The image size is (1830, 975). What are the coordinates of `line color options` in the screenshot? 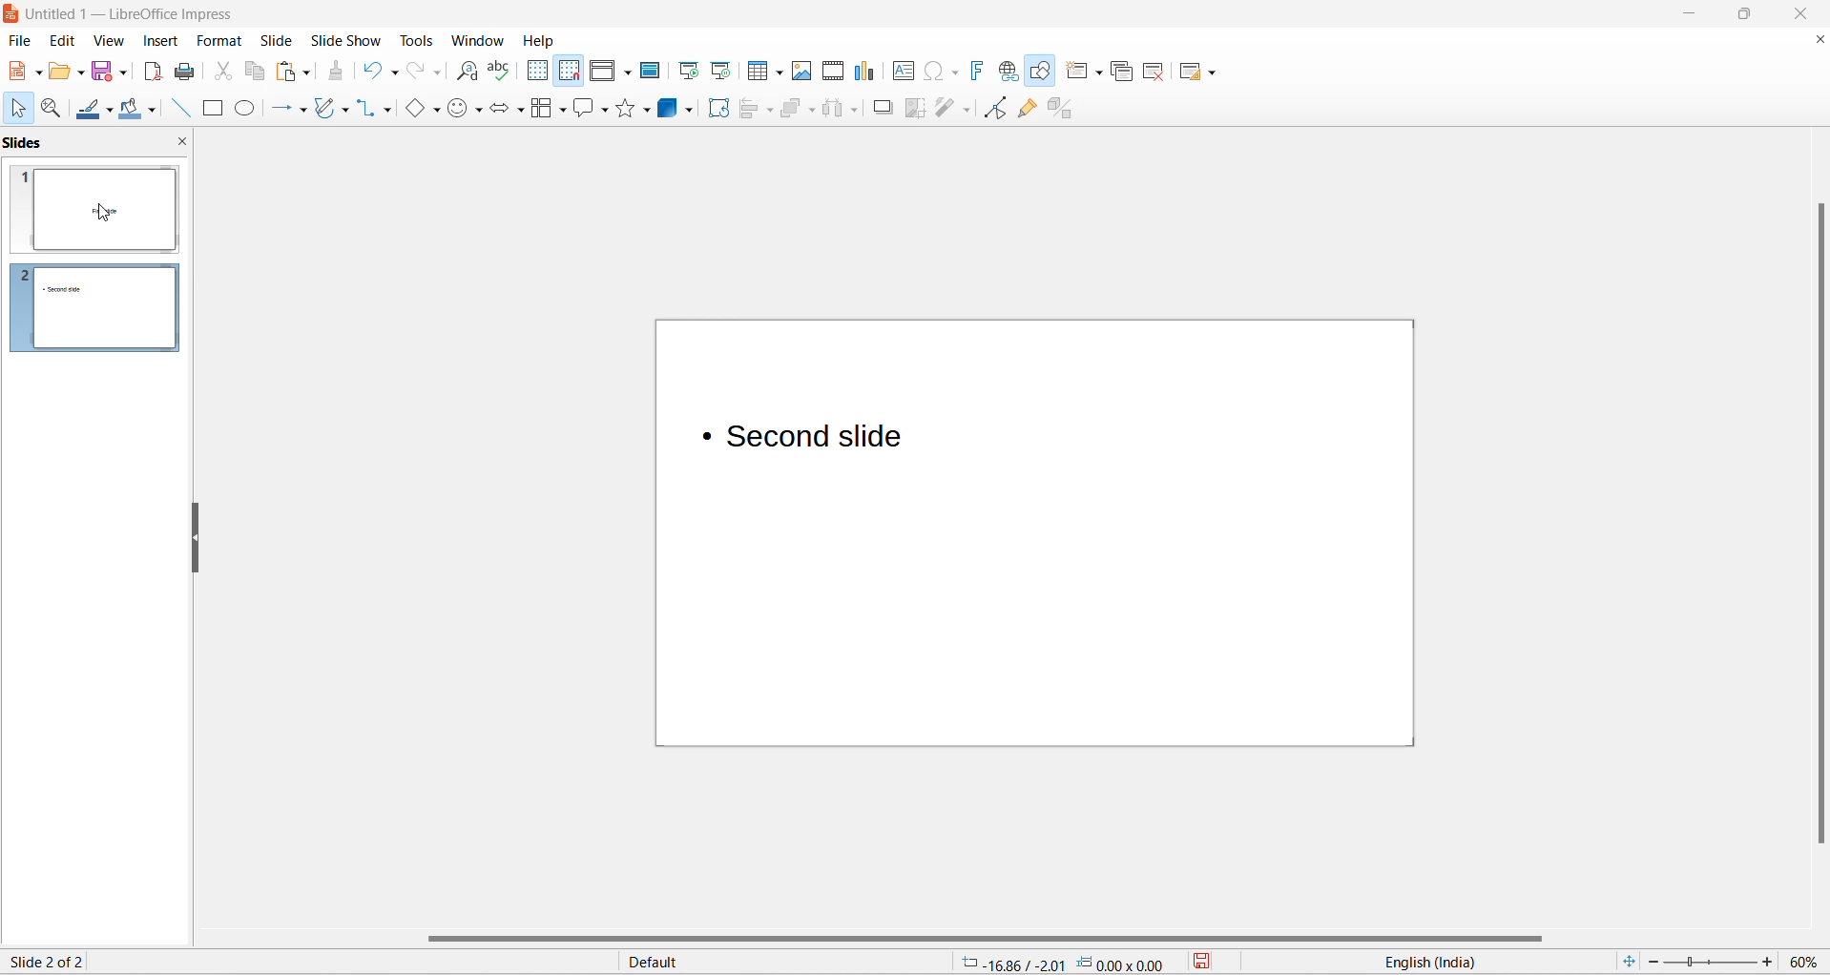 It's located at (108, 108).